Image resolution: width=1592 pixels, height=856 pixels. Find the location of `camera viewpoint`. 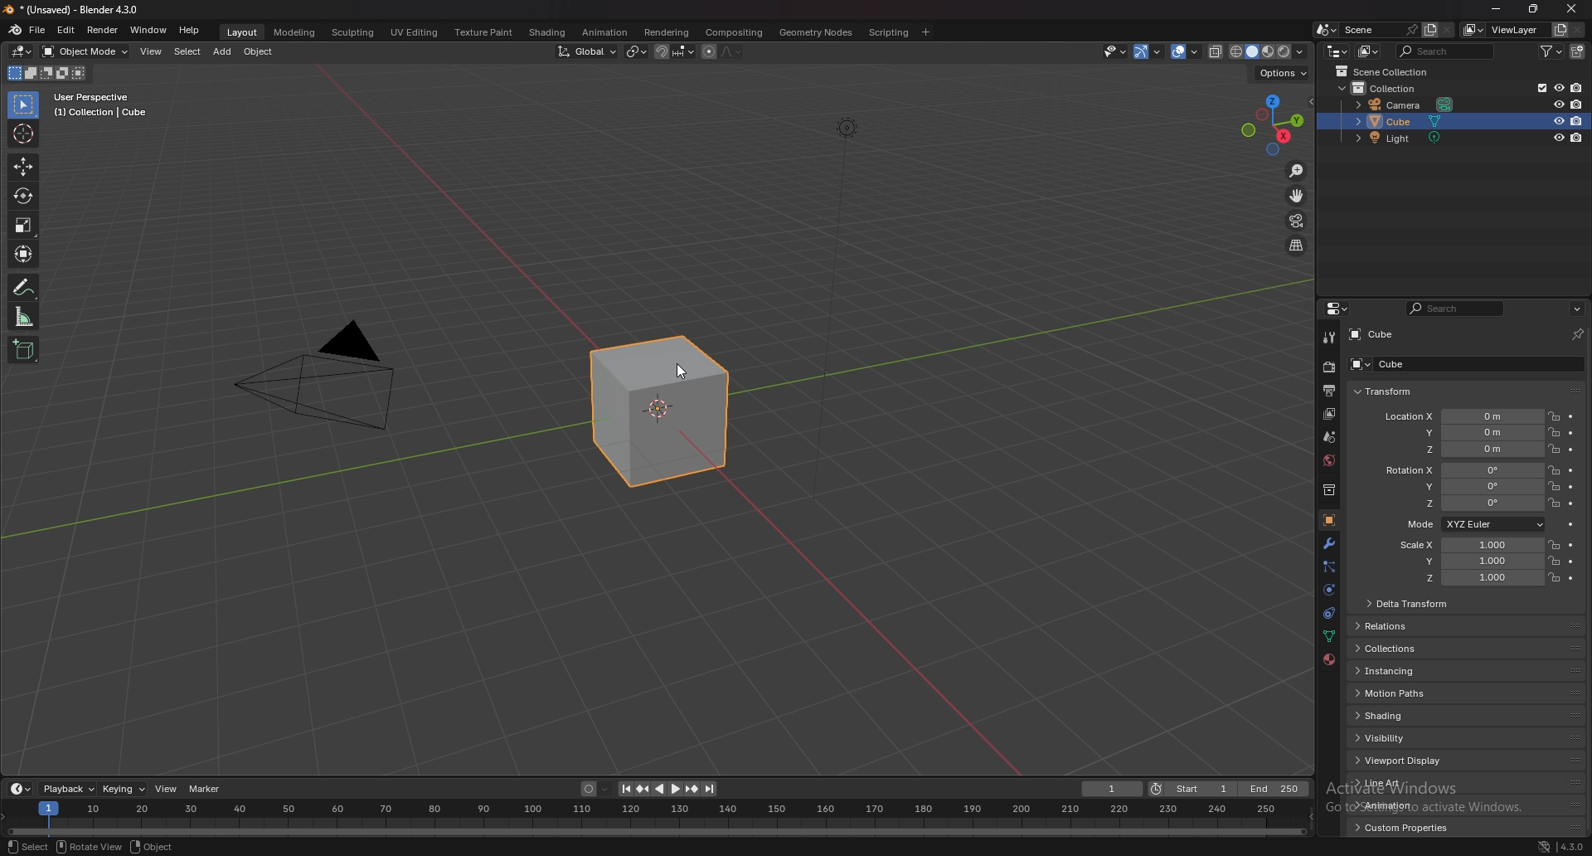

camera viewpoint is located at coordinates (1296, 221).